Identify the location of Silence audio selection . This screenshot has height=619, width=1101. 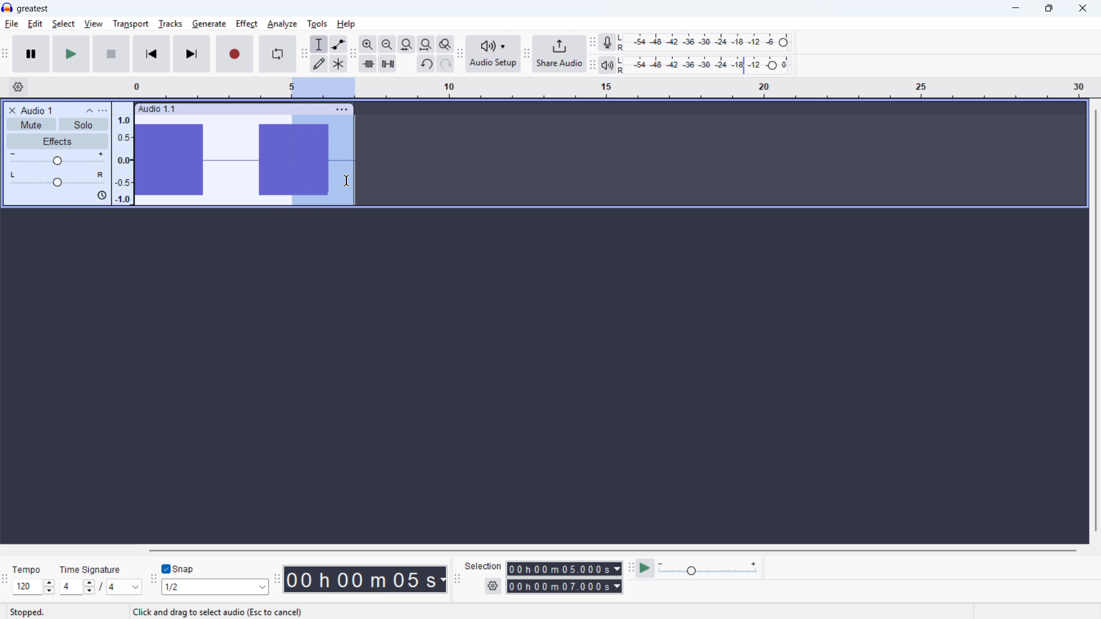
(387, 64).